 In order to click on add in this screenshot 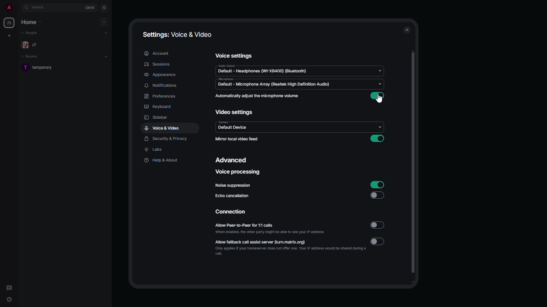, I will do `click(106, 57)`.